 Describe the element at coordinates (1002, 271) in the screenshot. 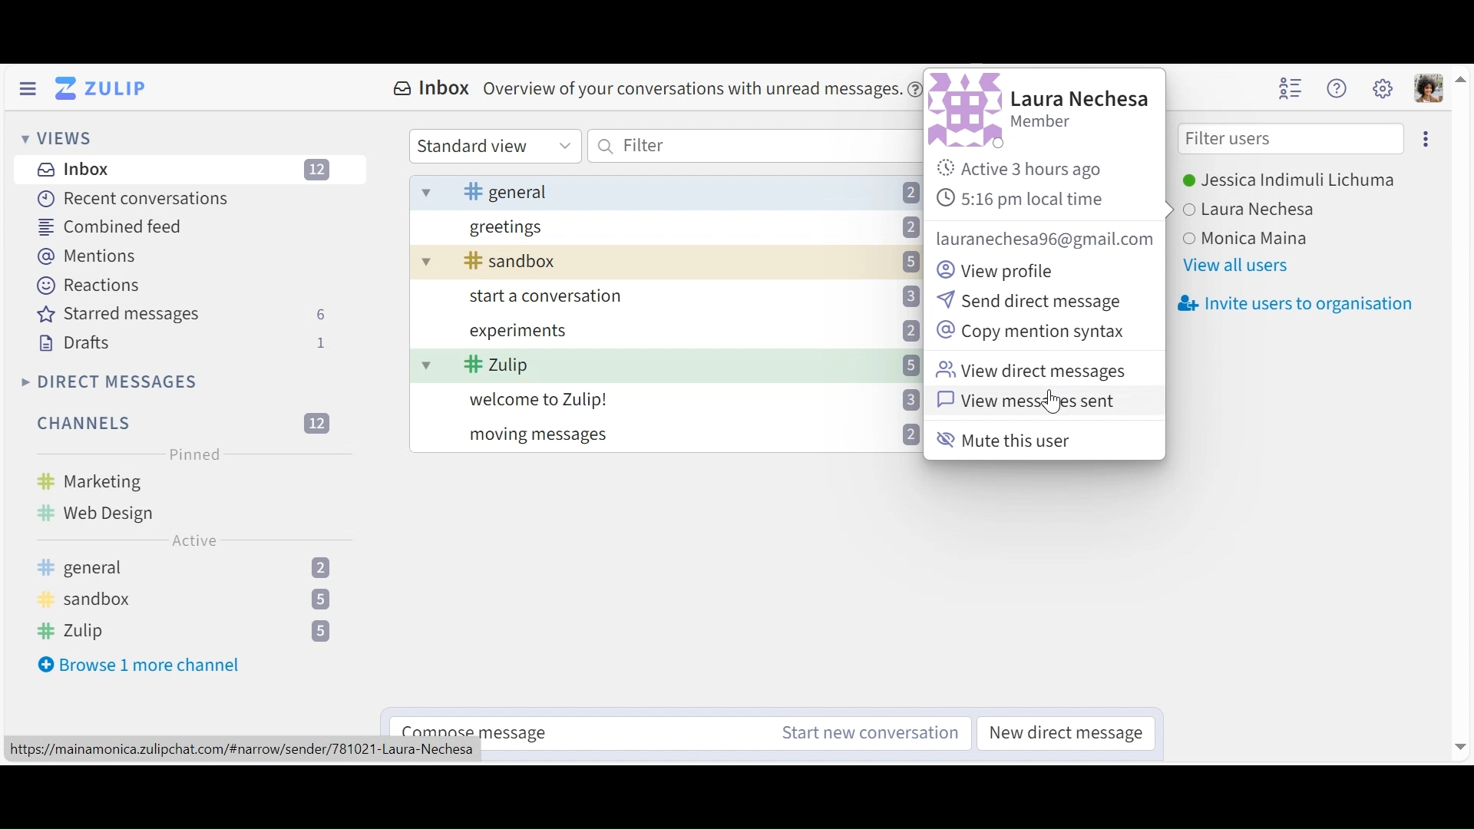

I see `View profile` at that location.